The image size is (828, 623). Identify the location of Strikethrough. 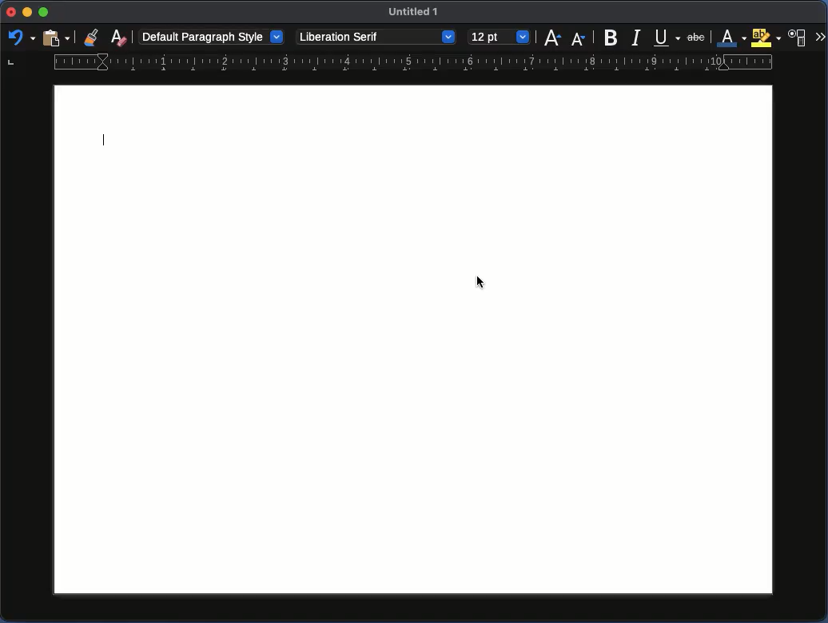
(698, 36).